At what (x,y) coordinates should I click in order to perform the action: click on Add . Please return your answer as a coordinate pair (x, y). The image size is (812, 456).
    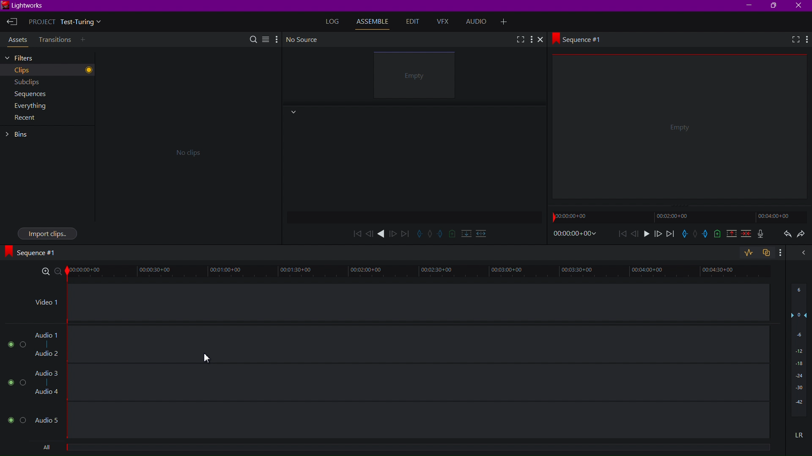
    Looking at the image, I should click on (508, 21).